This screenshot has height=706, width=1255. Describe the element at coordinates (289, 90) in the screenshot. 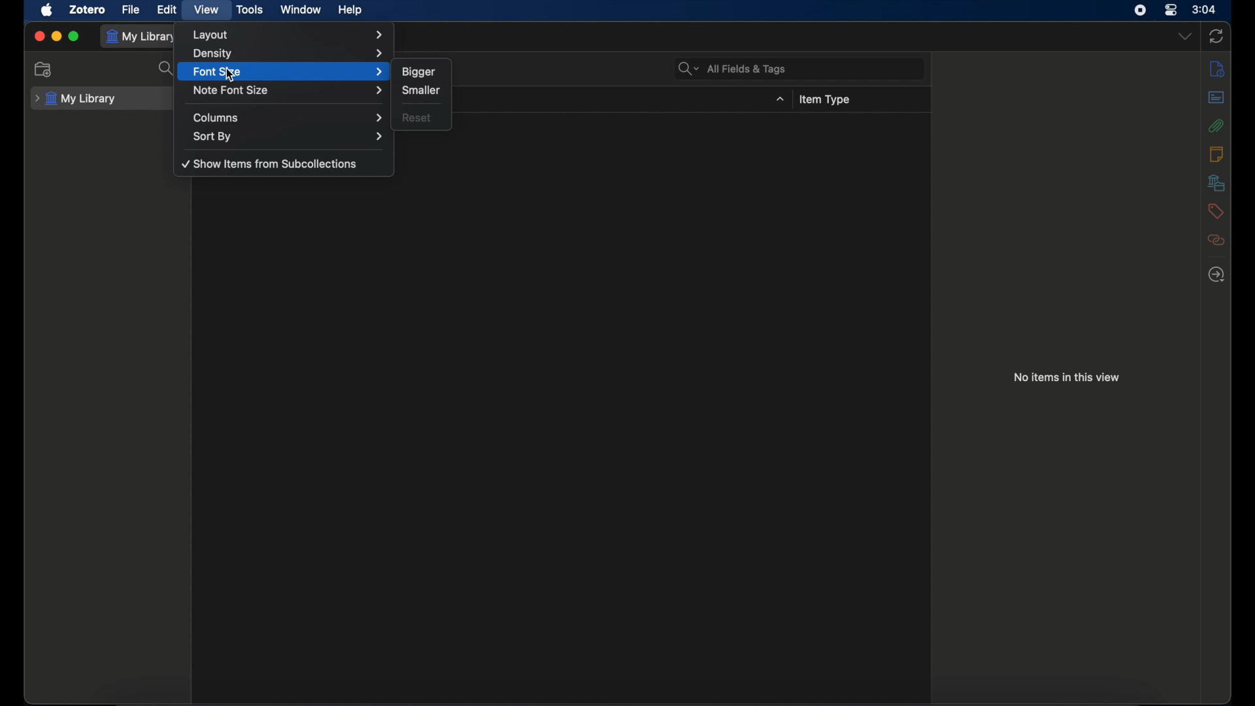

I see `note font size` at that location.